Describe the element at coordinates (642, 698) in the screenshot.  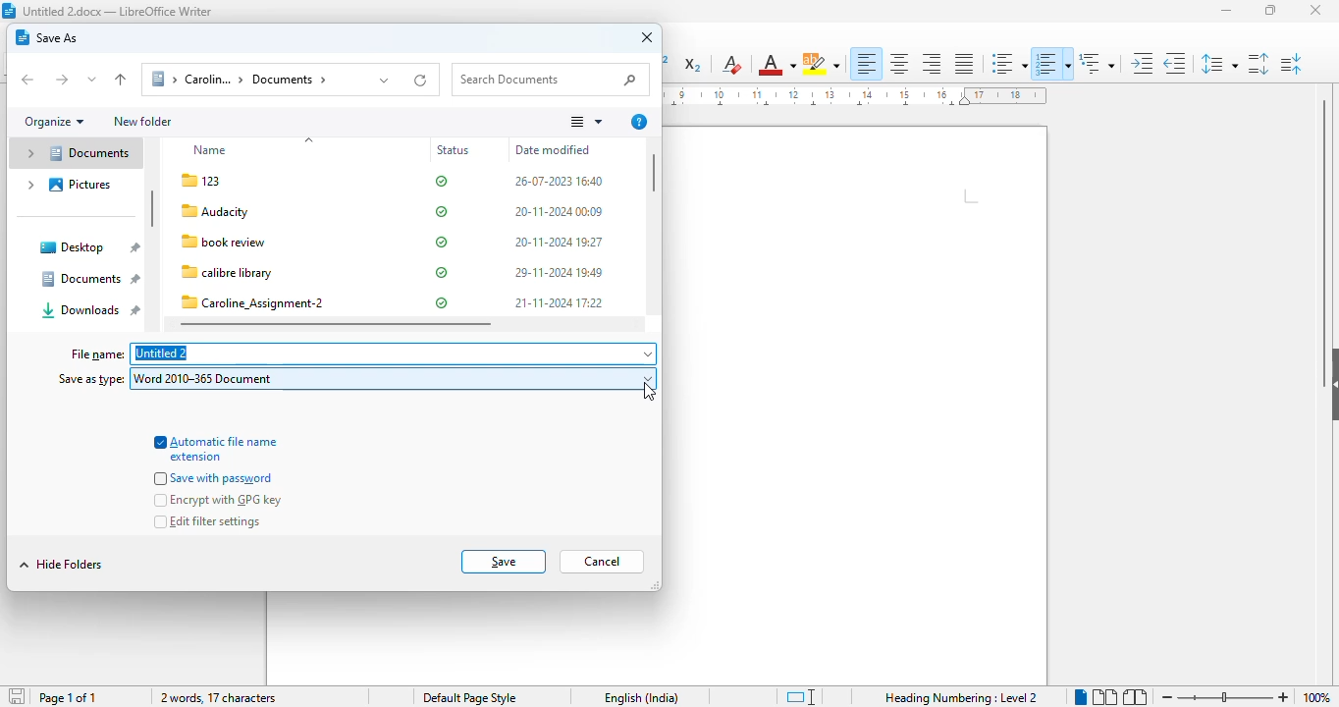
I see `text language` at that location.